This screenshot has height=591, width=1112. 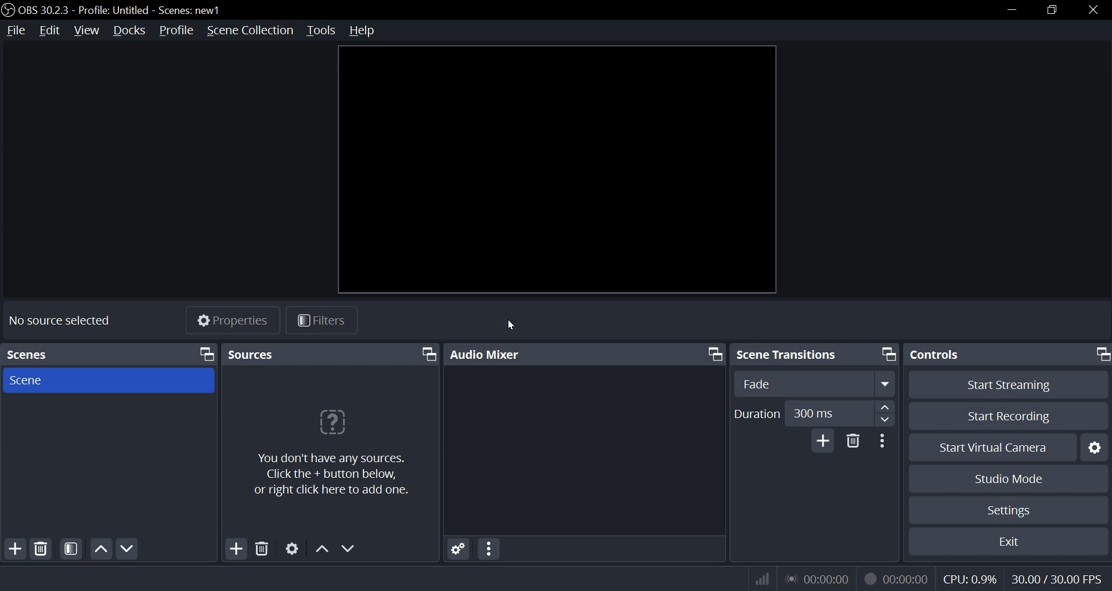 I want to click on cursor, so click(x=511, y=325).